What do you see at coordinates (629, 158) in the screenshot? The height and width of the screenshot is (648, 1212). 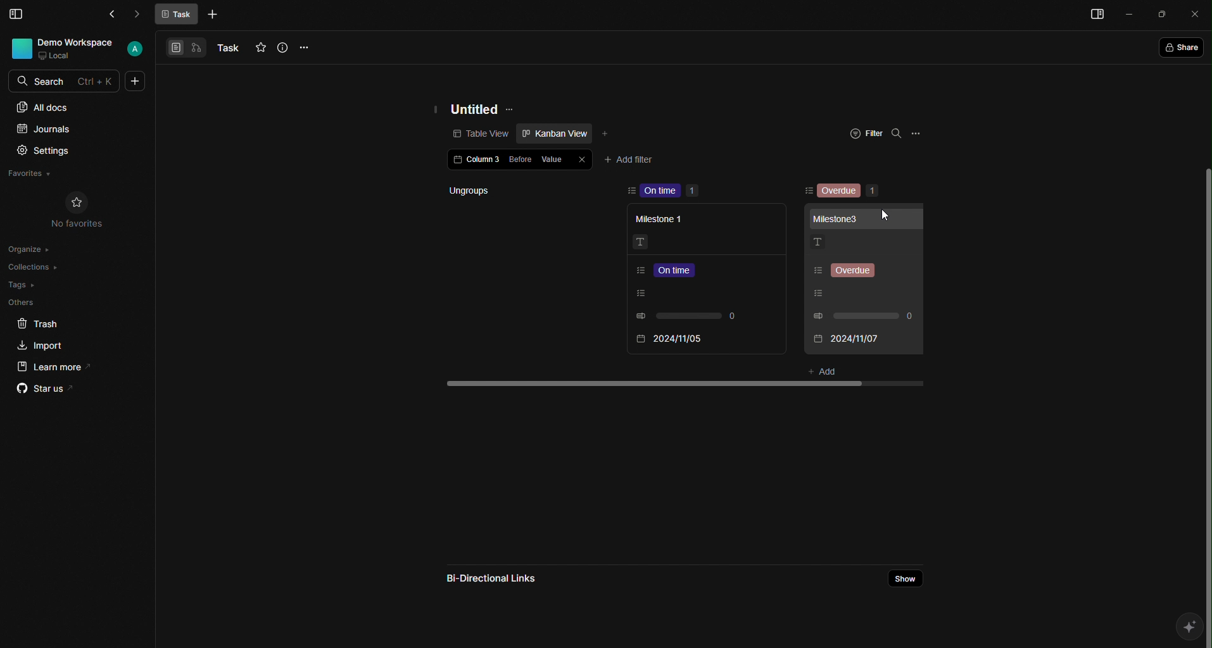 I see `Add filter` at bounding box center [629, 158].